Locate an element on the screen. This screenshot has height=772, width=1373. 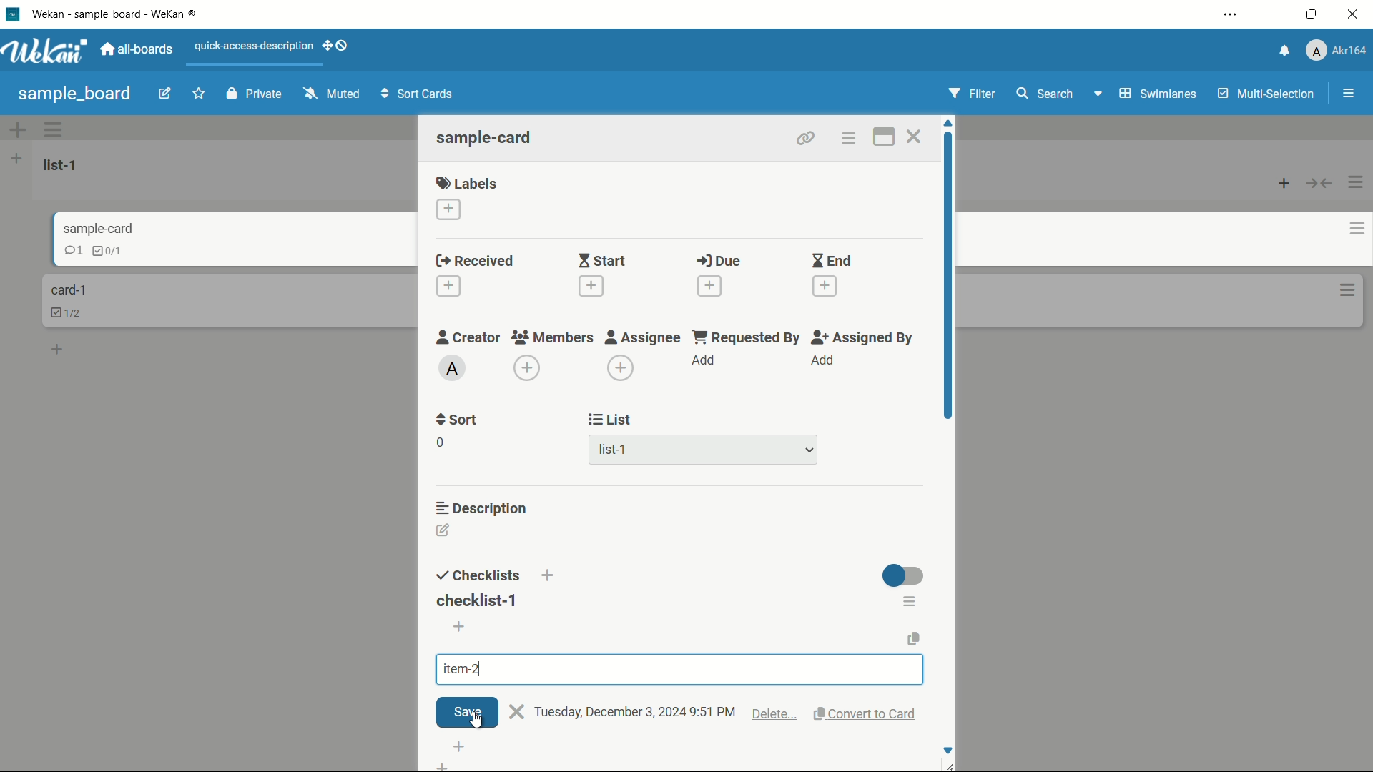
checklist is located at coordinates (102, 249).